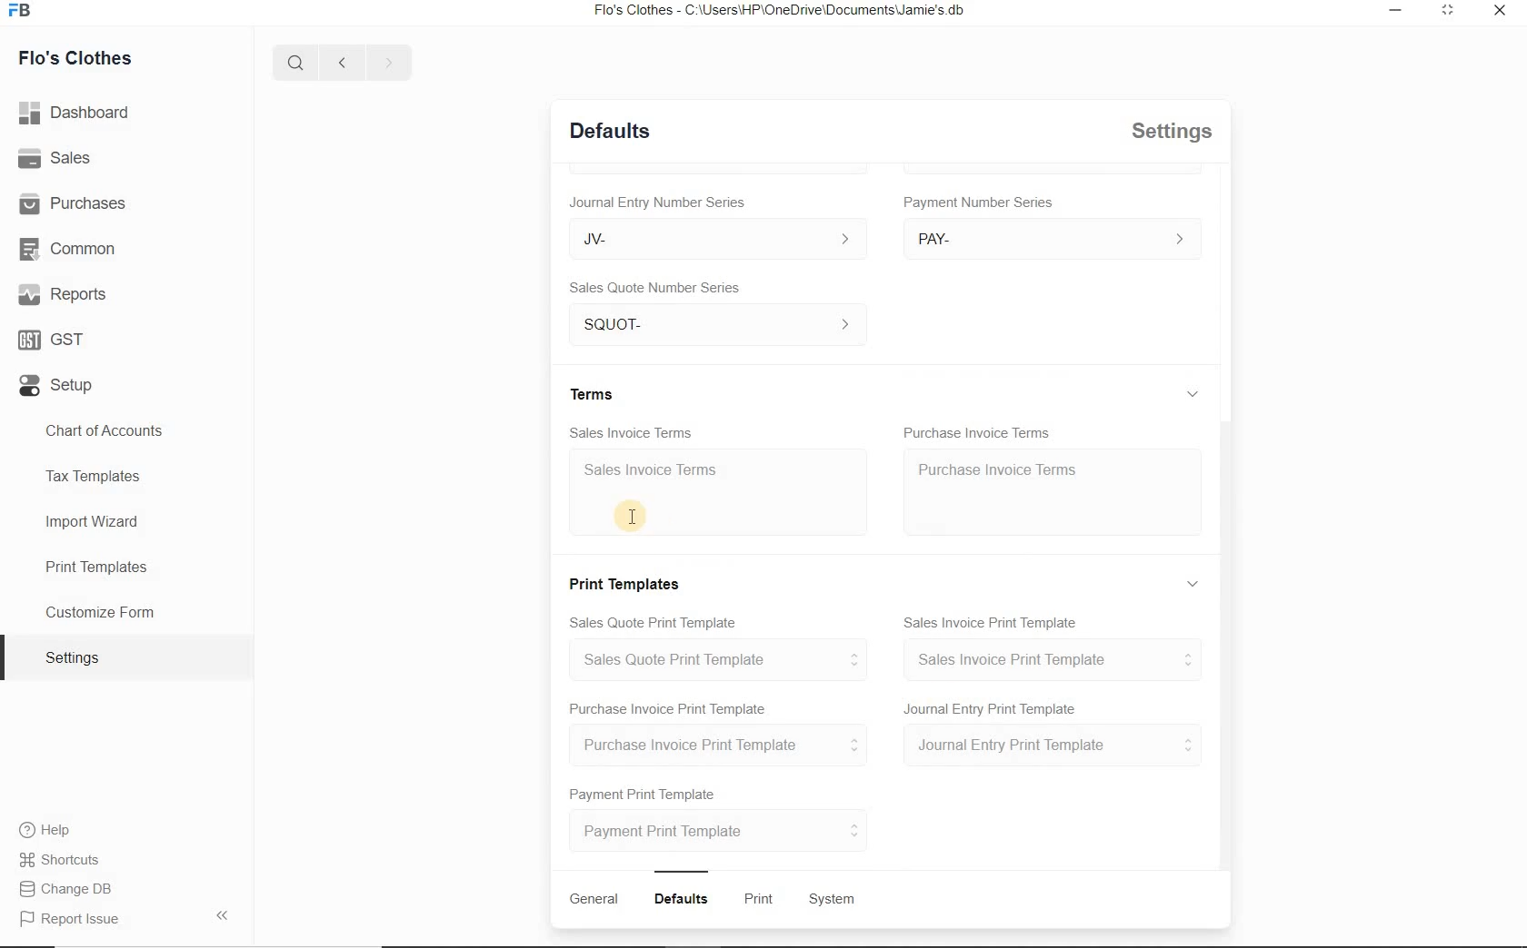 The height and width of the screenshot is (948, 1527). I want to click on Change DB, so click(65, 889).